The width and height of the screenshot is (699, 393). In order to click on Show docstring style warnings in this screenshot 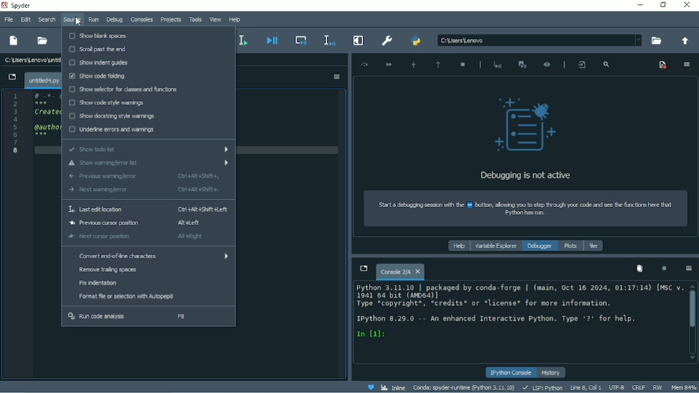, I will do `click(147, 116)`.